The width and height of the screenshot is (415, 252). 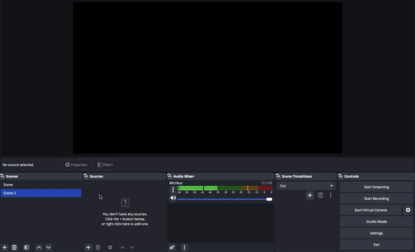 What do you see at coordinates (209, 78) in the screenshot?
I see `Screen` at bounding box center [209, 78].